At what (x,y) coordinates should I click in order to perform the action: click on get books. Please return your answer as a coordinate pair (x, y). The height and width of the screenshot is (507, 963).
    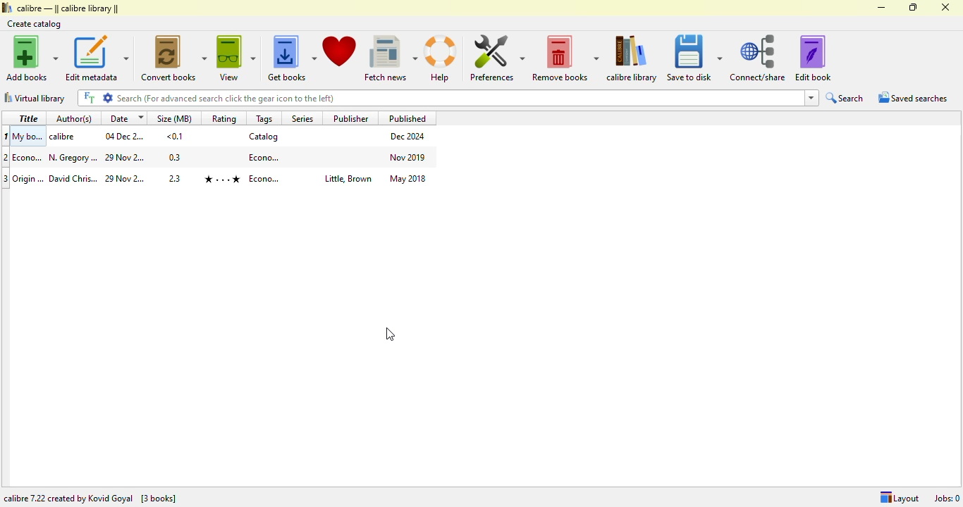
    Looking at the image, I should click on (291, 58).